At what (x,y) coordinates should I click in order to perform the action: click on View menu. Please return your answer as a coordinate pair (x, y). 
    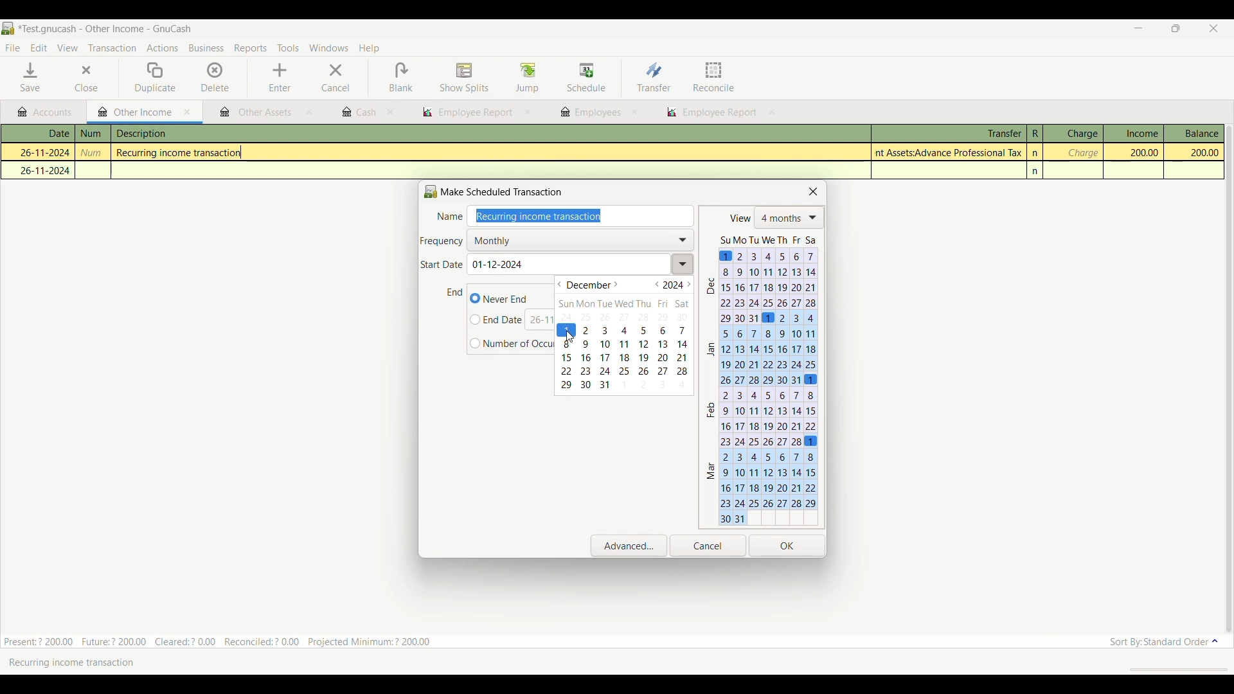
    Looking at the image, I should click on (67, 48).